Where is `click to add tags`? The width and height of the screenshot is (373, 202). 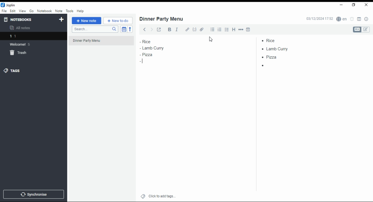 click to add tags is located at coordinates (161, 196).